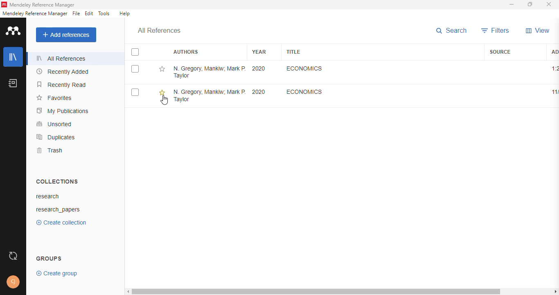 The height and width of the screenshot is (295, 559). What do you see at coordinates (538, 31) in the screenshot?
I see `view` at bounding box center [538, 31].